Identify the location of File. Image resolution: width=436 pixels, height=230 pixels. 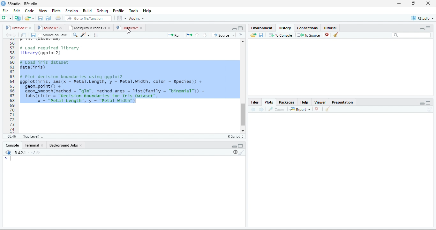
(5, 11).